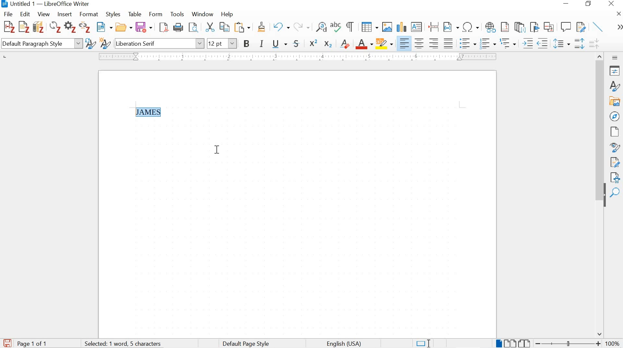  I want to click on text language english(usa), so click(343, 344).